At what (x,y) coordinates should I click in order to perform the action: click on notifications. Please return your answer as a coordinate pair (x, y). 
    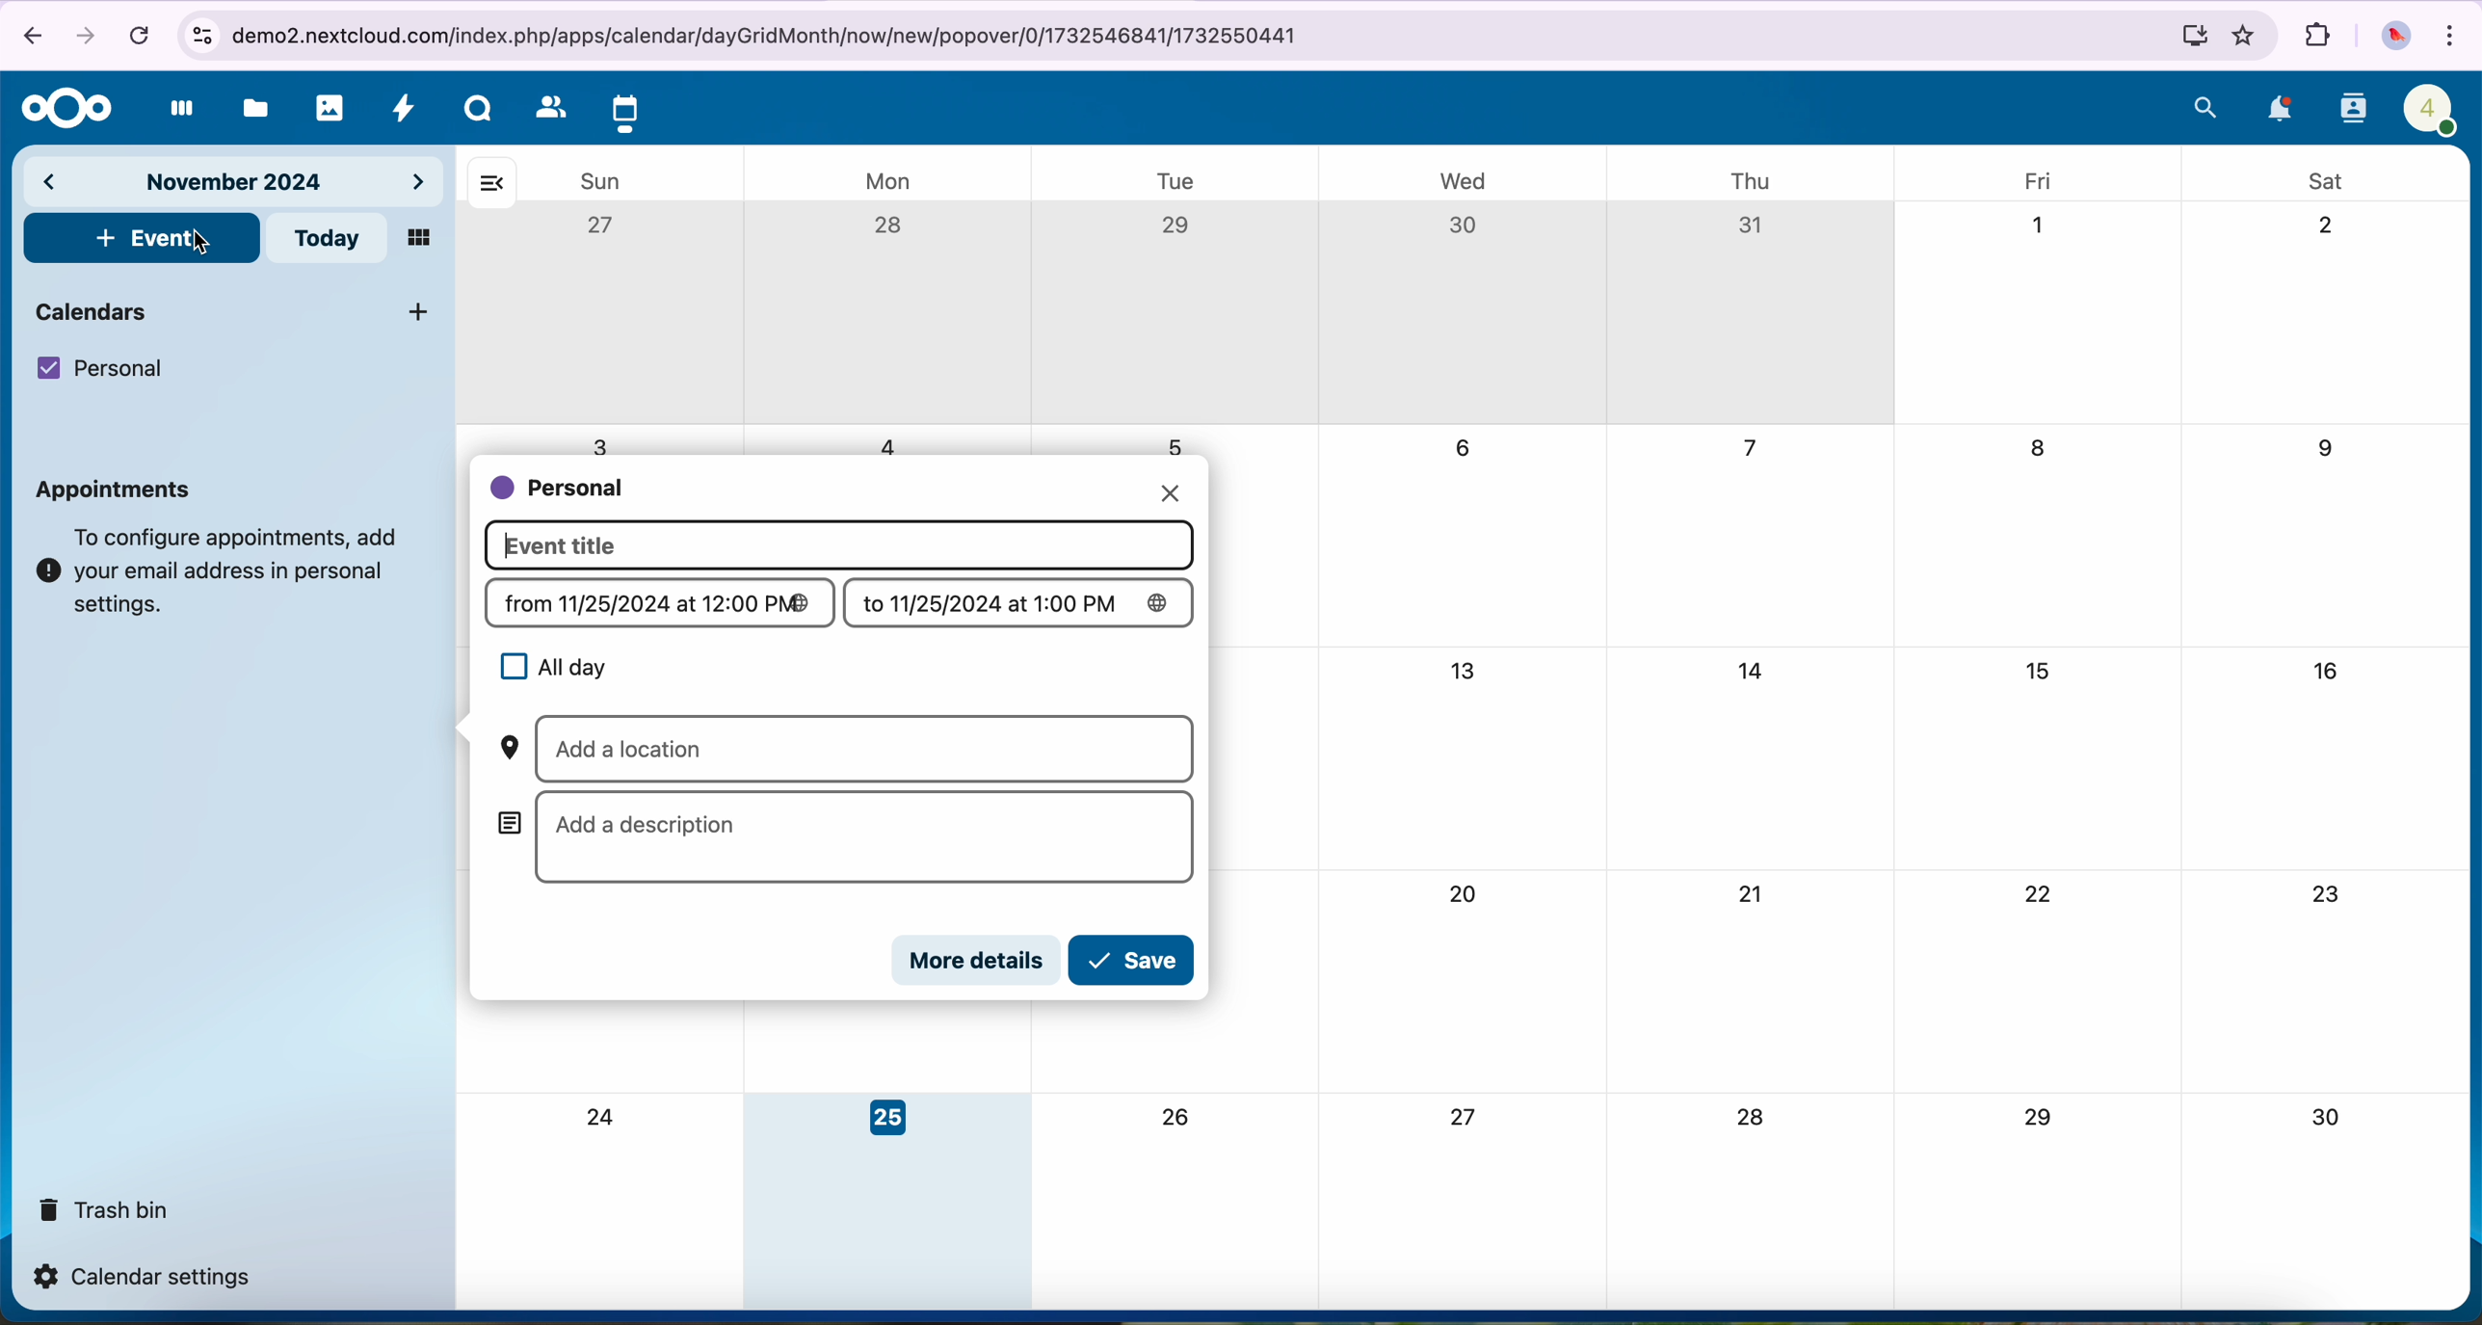
    Looking at the image, I should click on (2281, 111).